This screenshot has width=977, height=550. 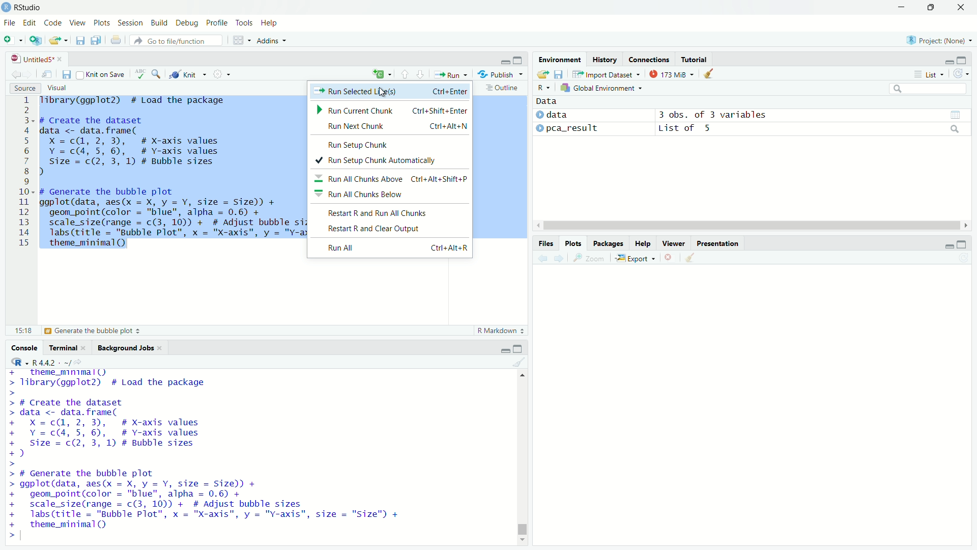 What do you see at coordinates (938, 40) in the screenshot?
I see `selected project : none` at bounding box center [938, 40].